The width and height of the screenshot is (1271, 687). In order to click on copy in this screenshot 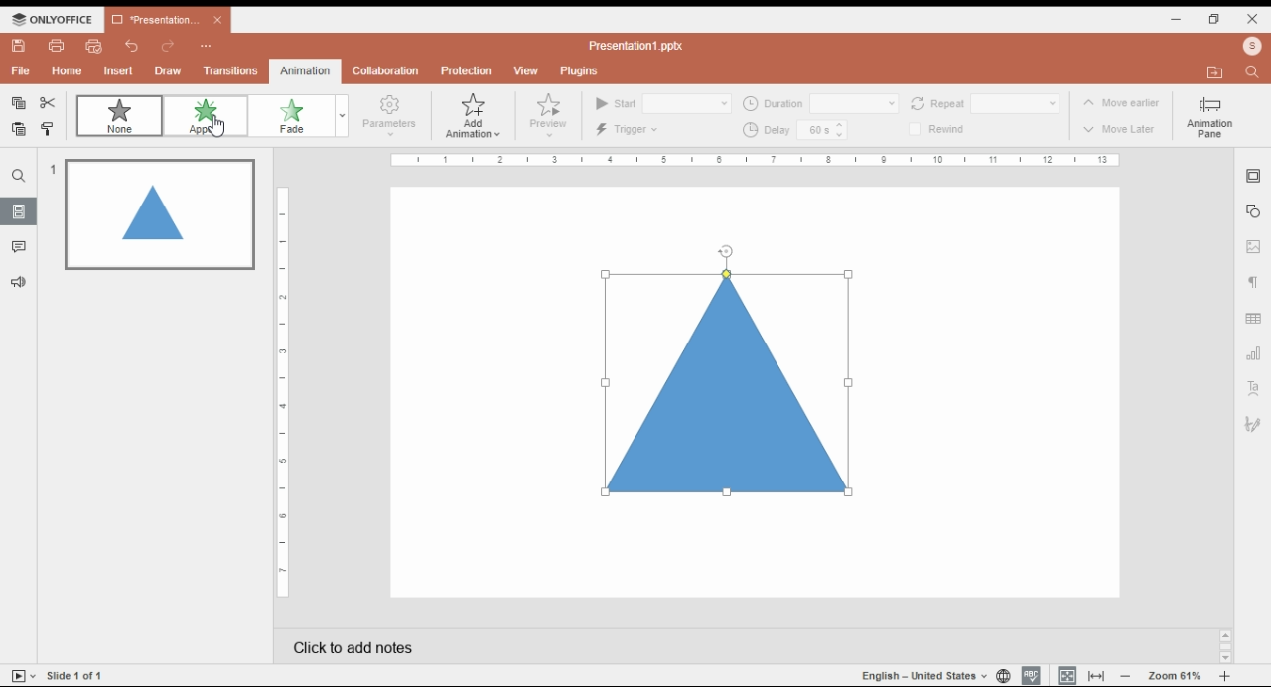, I will do `click(19, 103)`.